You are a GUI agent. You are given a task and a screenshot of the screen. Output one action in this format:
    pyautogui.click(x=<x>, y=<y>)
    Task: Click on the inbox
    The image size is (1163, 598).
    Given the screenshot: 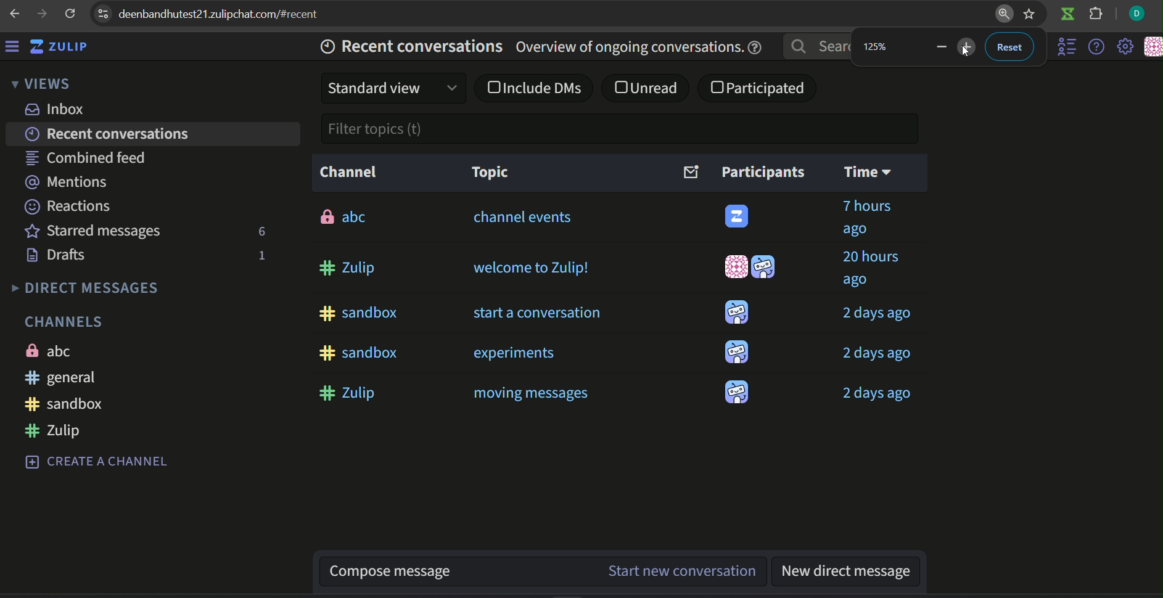 What is the action you would take?
    pyautogui.click(x=55, y=109)
    